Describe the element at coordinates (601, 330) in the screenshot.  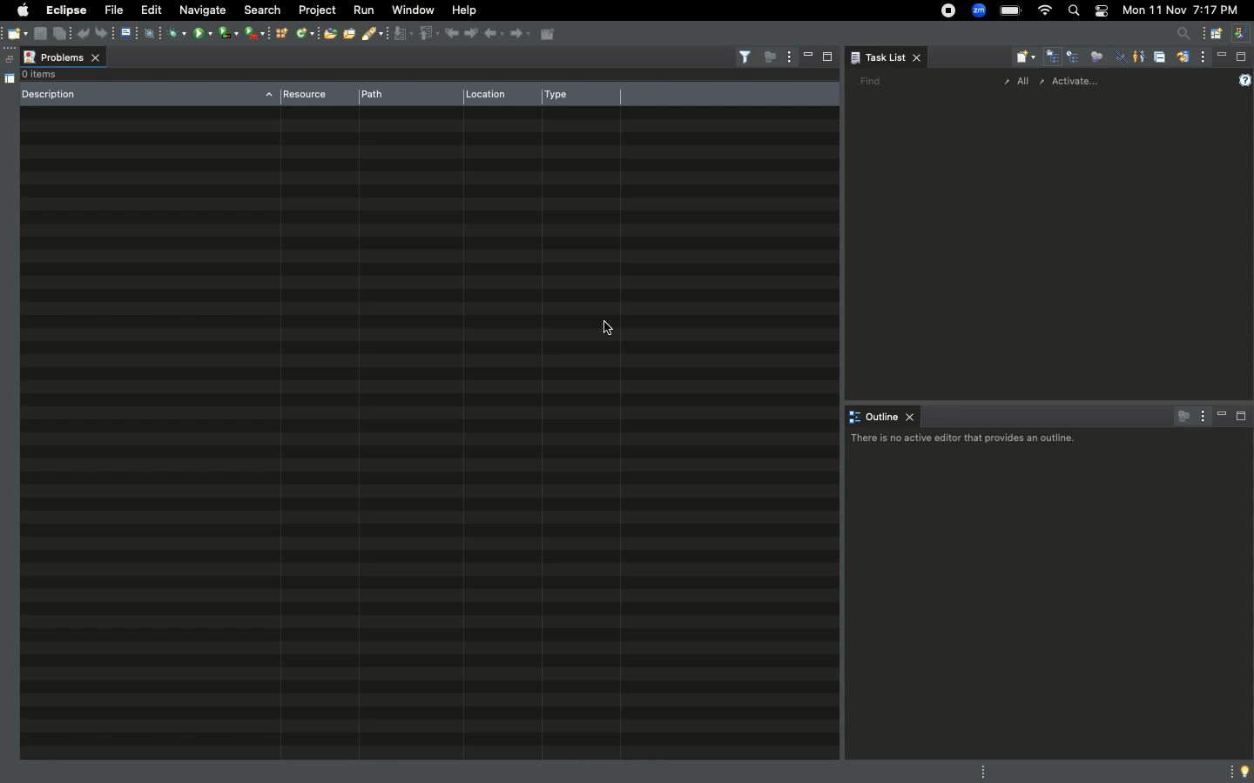
I see `cursor` at that location.